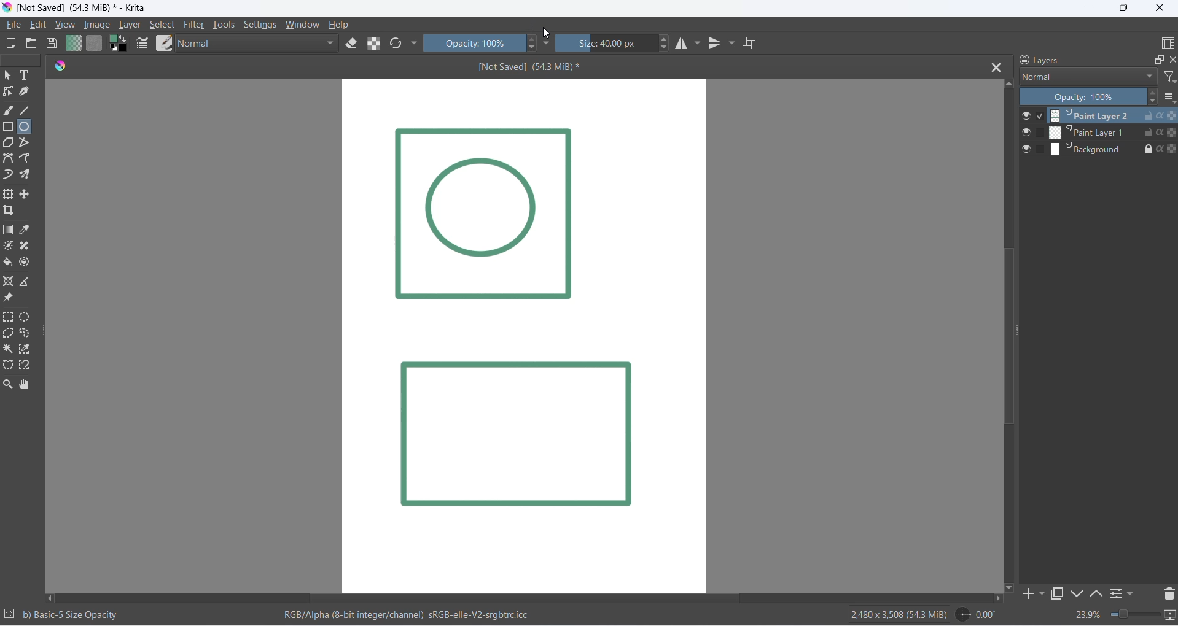 Image resolution: width=1178 pixels, height=626 pixels. What do you see at coordinates (1088, 616) in the screenshot?
I see `zoom percent` at bounding box center [1088, 616].